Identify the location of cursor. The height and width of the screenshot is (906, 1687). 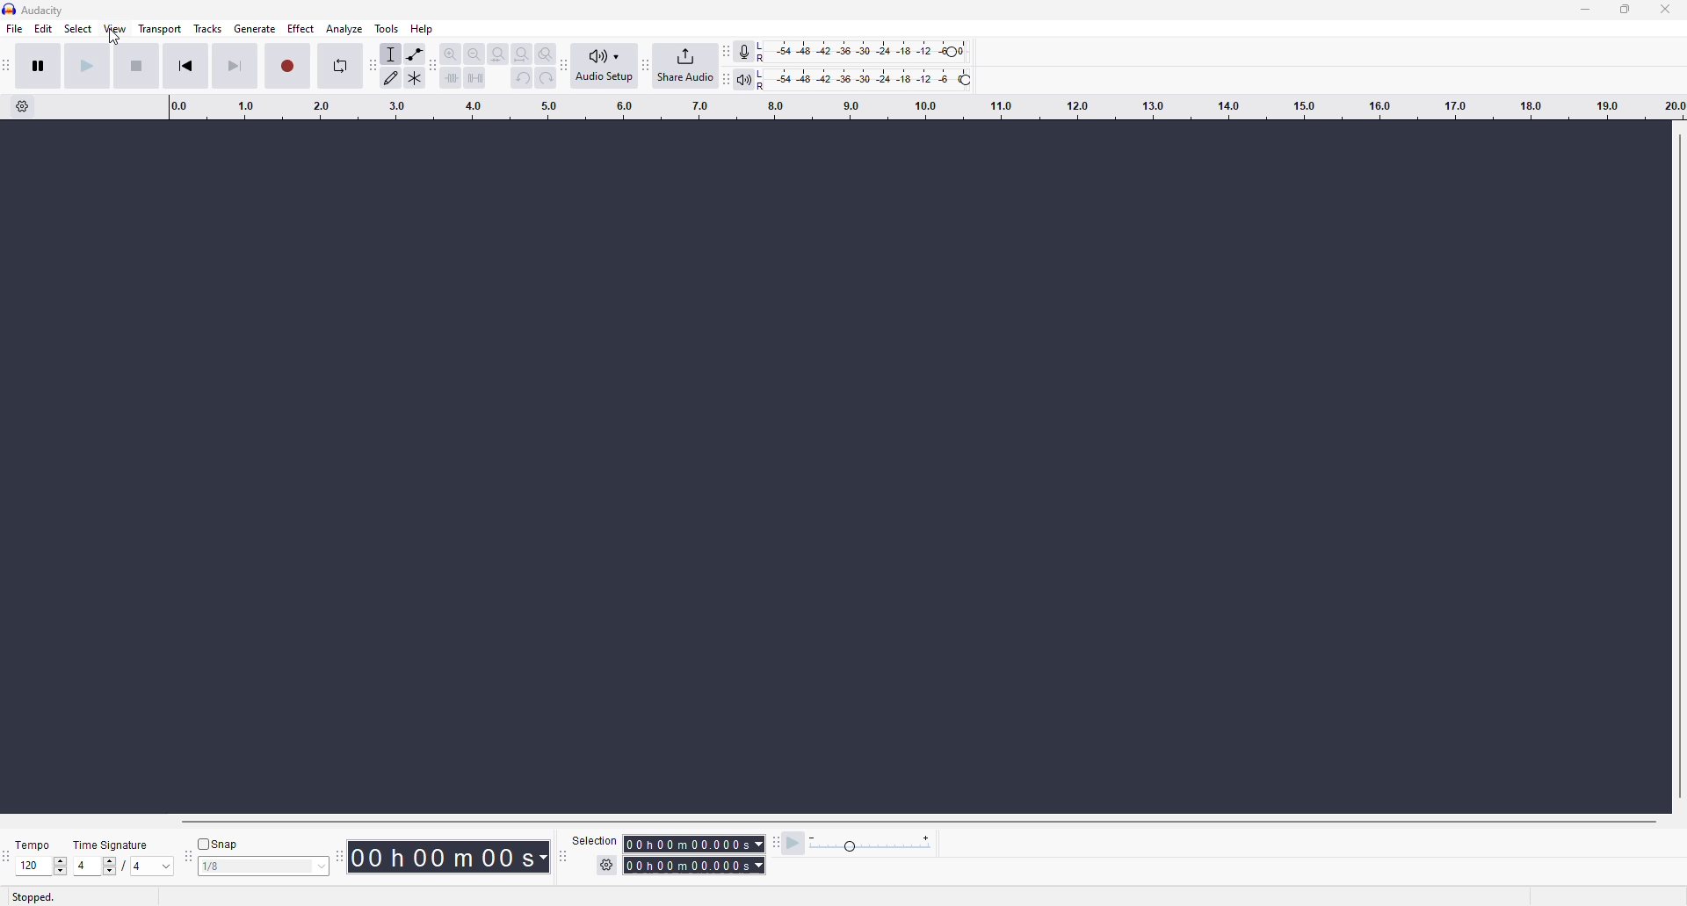
(117, 40).